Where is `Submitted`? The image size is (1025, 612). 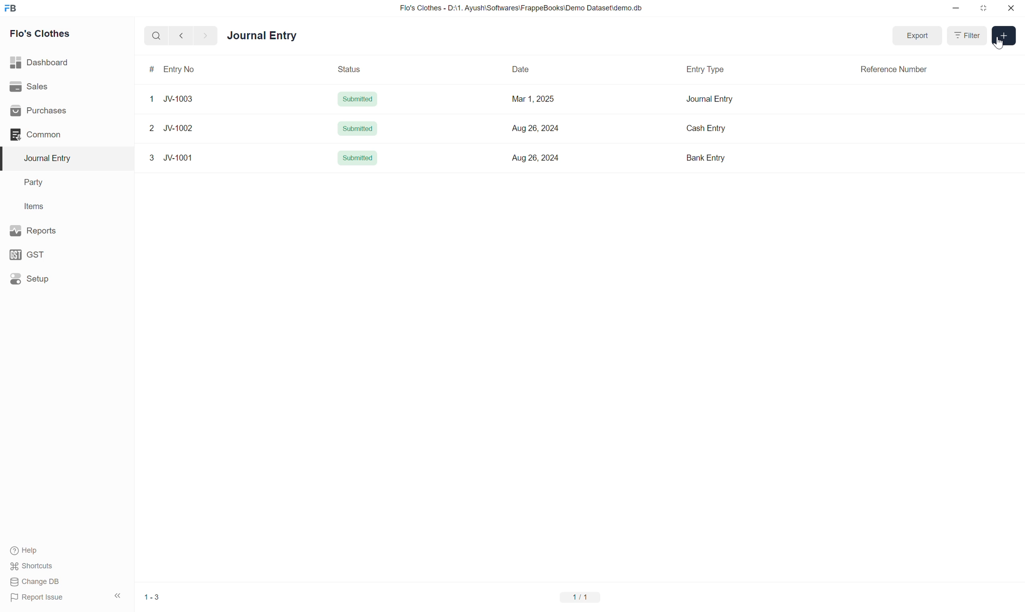 Submitted is located at coordinates (358, 99).